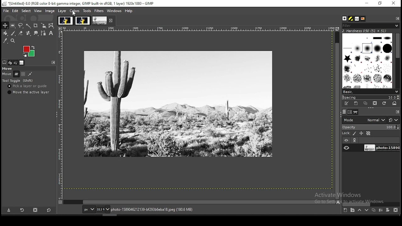 This screenshot has width=402, height=226. I want to click on configure this pane, so click(397, 112).